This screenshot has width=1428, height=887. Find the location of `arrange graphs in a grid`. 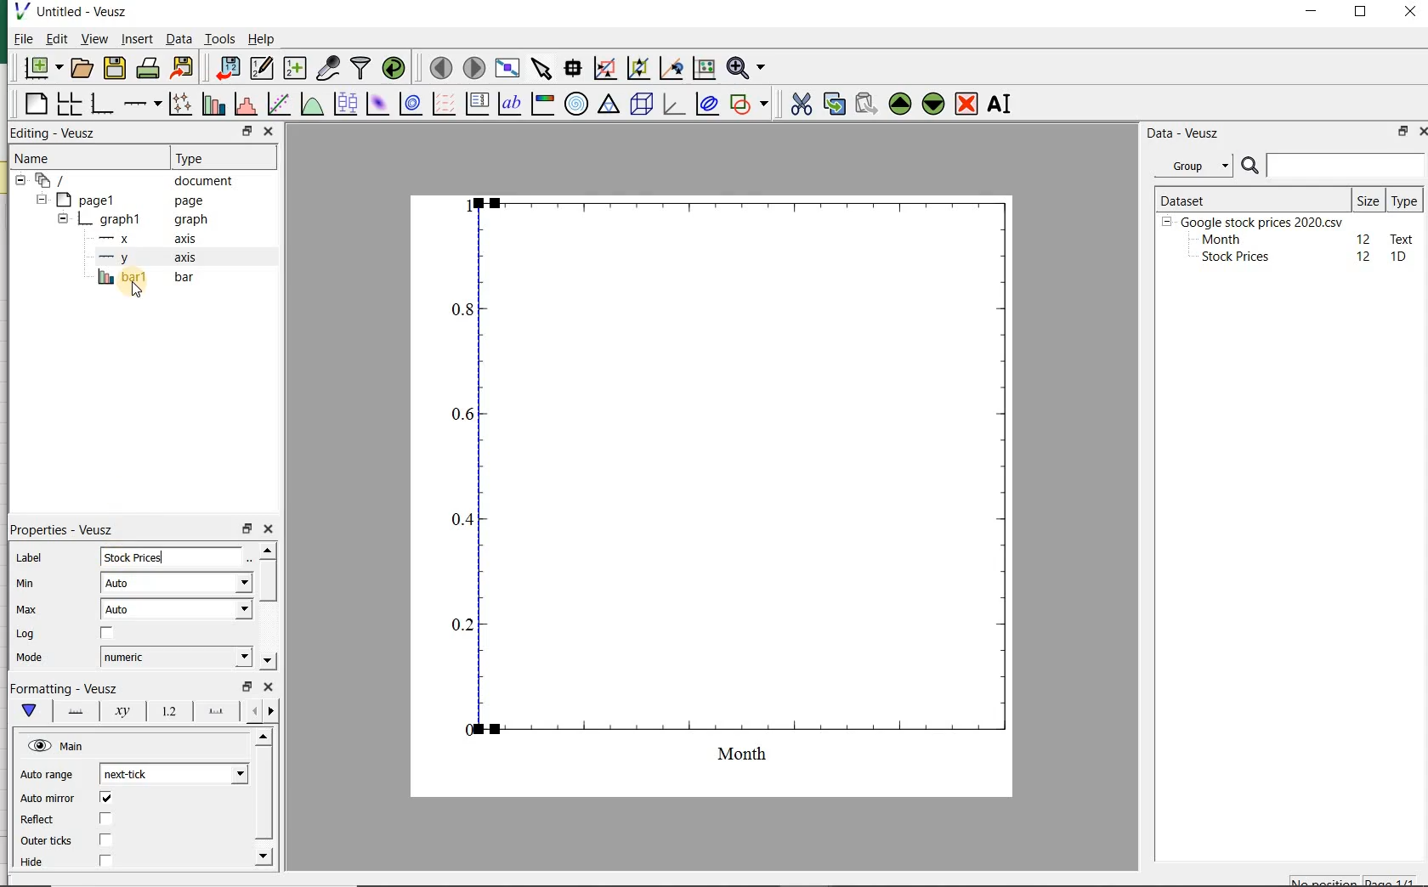

arrange graphs in a grid is located at coordinates (67, 105).